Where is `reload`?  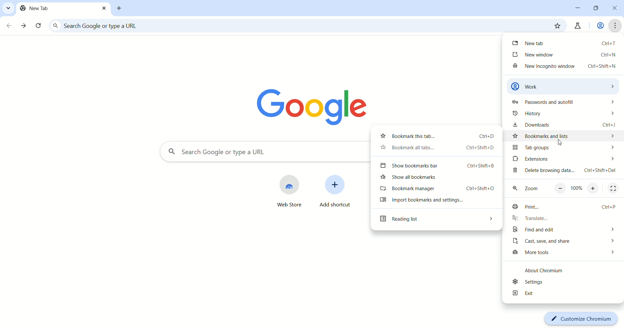 reload is located at coordinates (39, 27).